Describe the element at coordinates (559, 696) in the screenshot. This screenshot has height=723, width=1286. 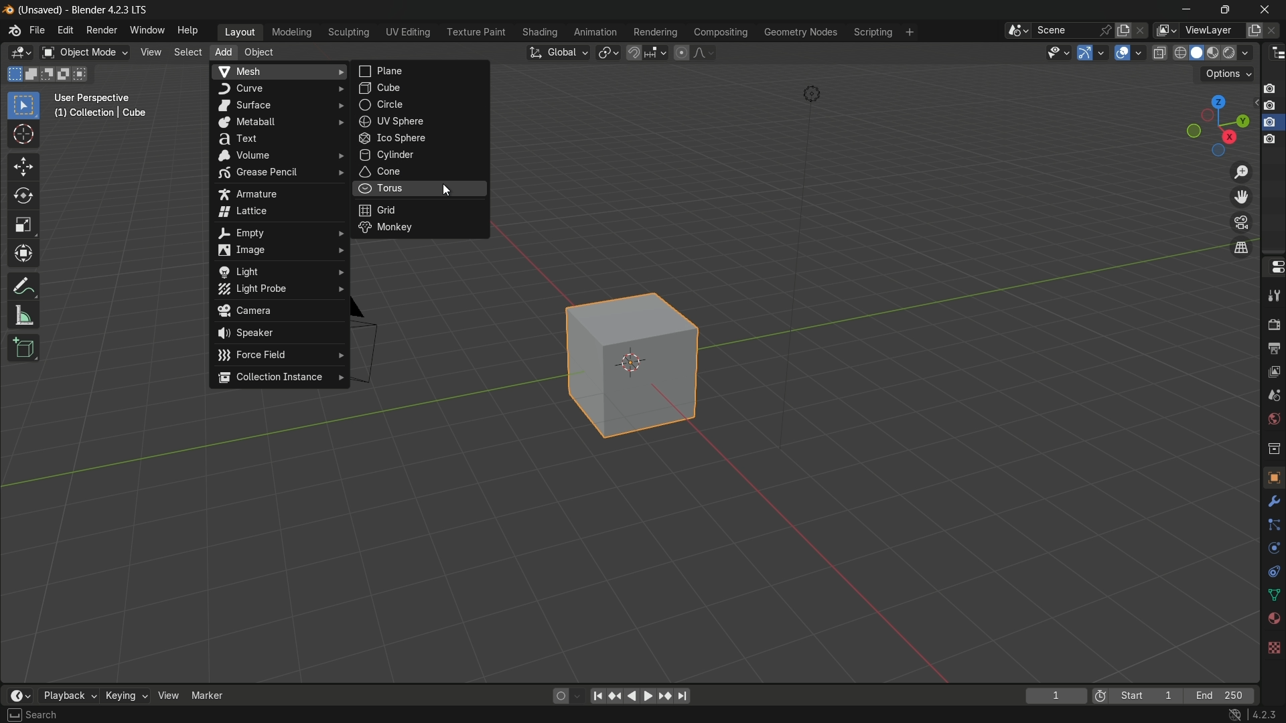
I see `auto keying` at that location.